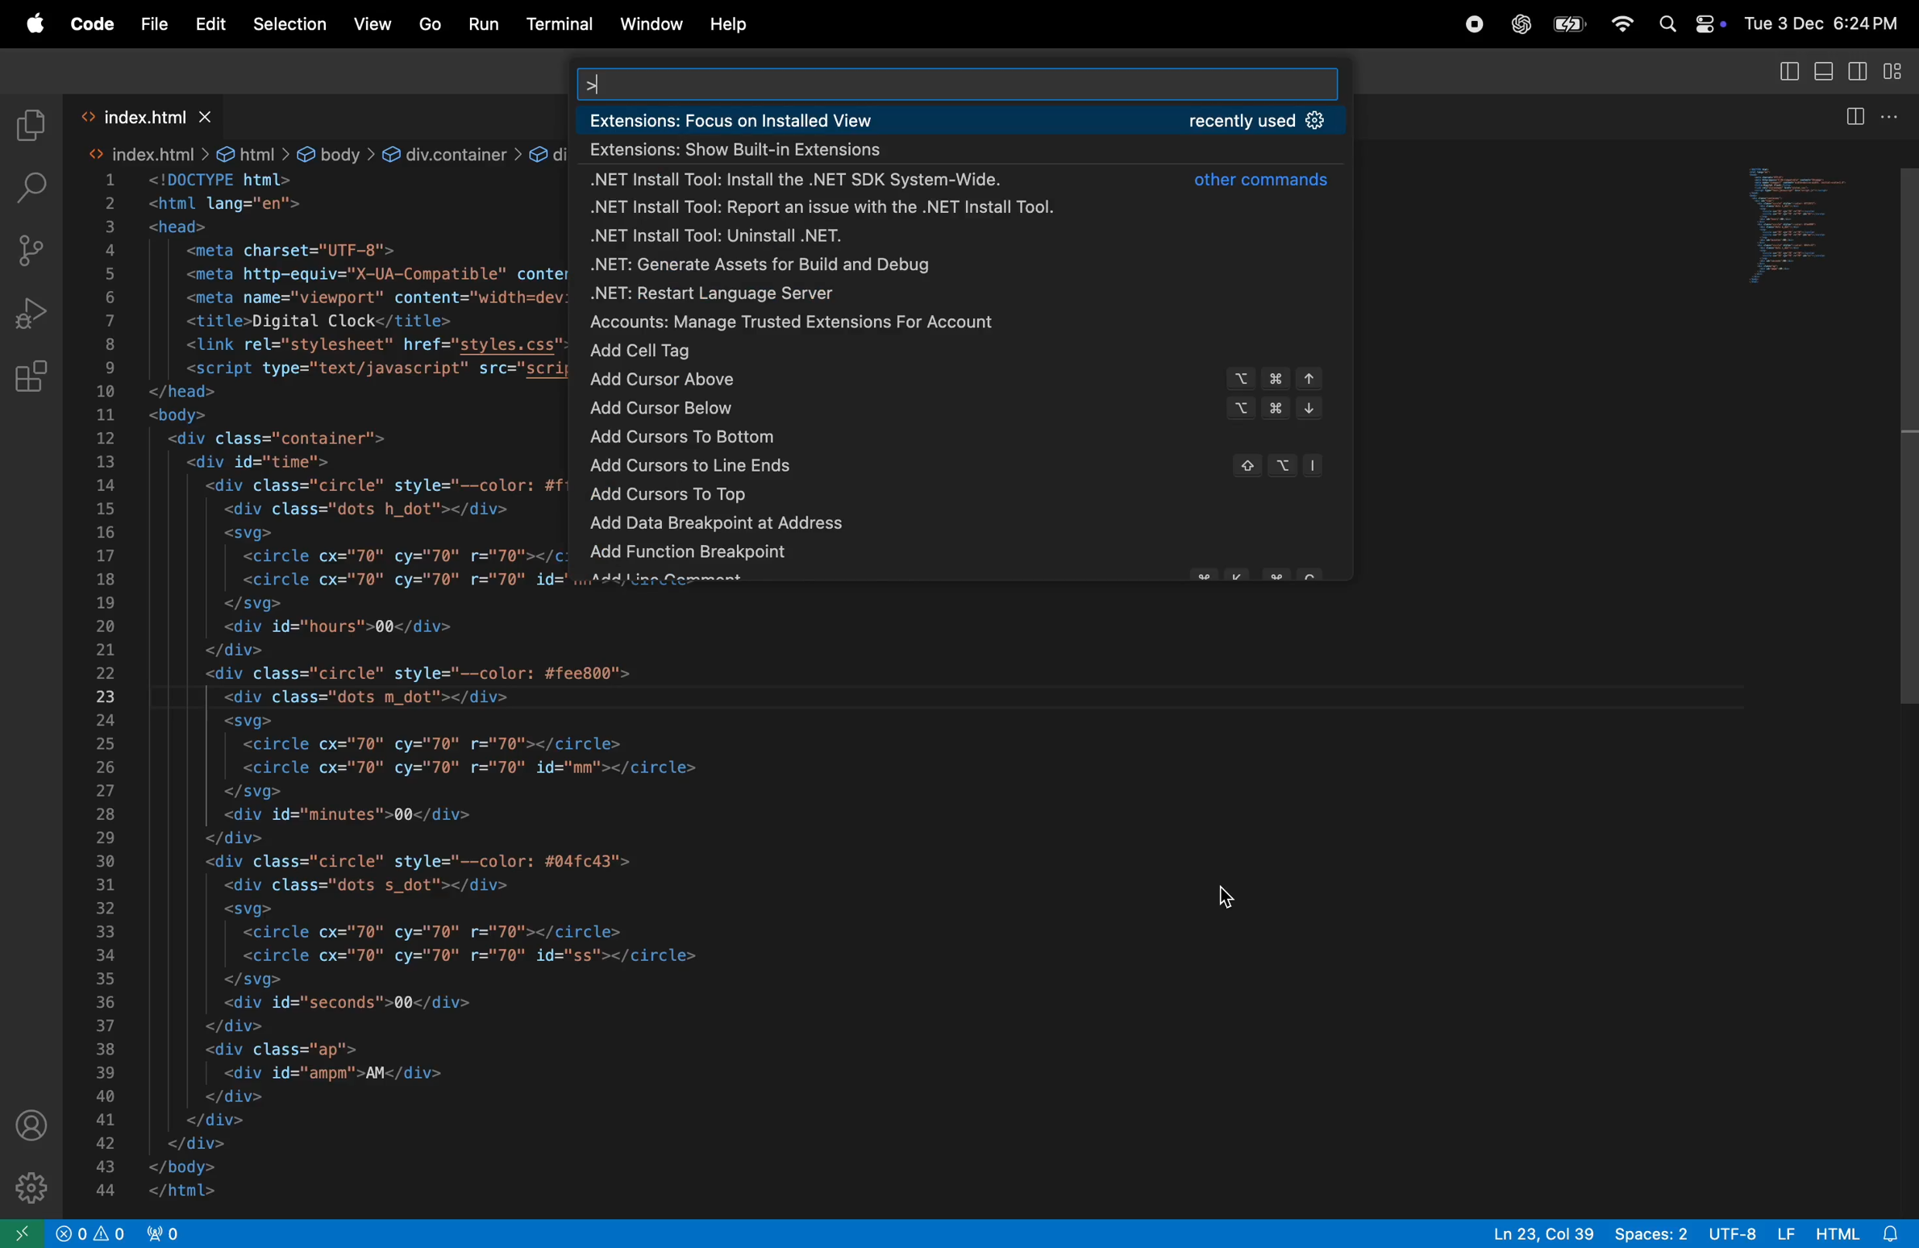 The width and height of the screenshot is (1919, 1248). Describe the element at coordinates (1230, 899) in the screenshot. I see `cursor` at that location.